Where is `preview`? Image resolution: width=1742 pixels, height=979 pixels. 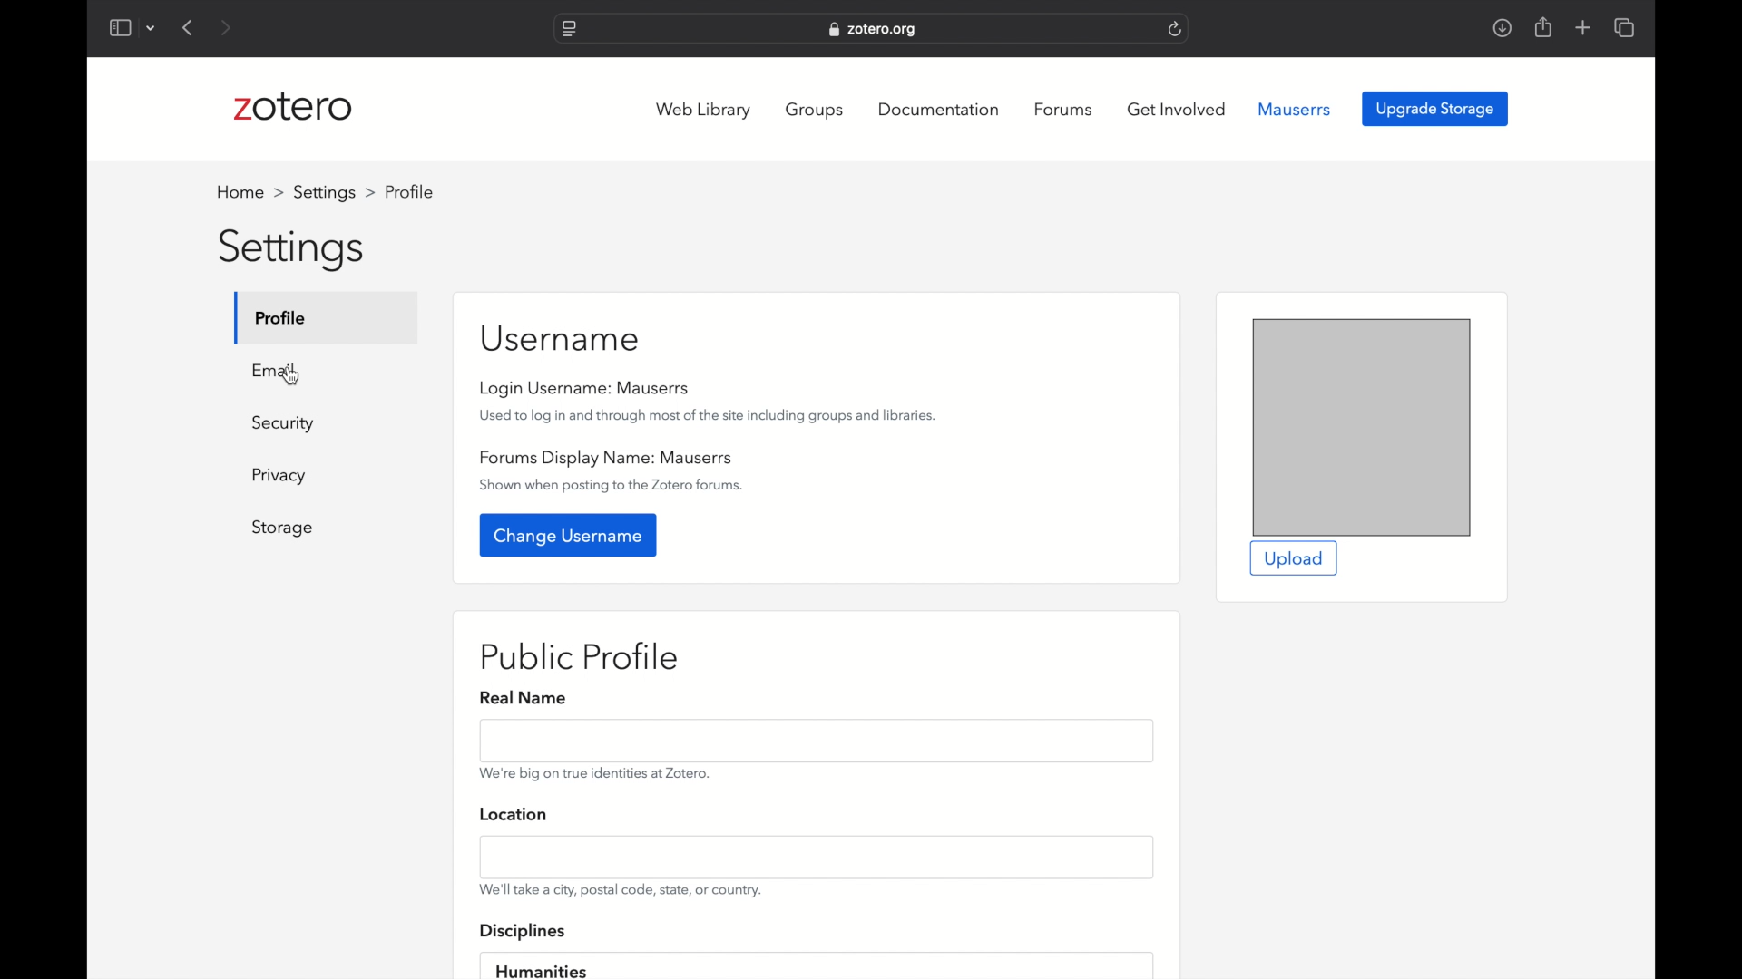 preview is located at coordinates (1362, 428).